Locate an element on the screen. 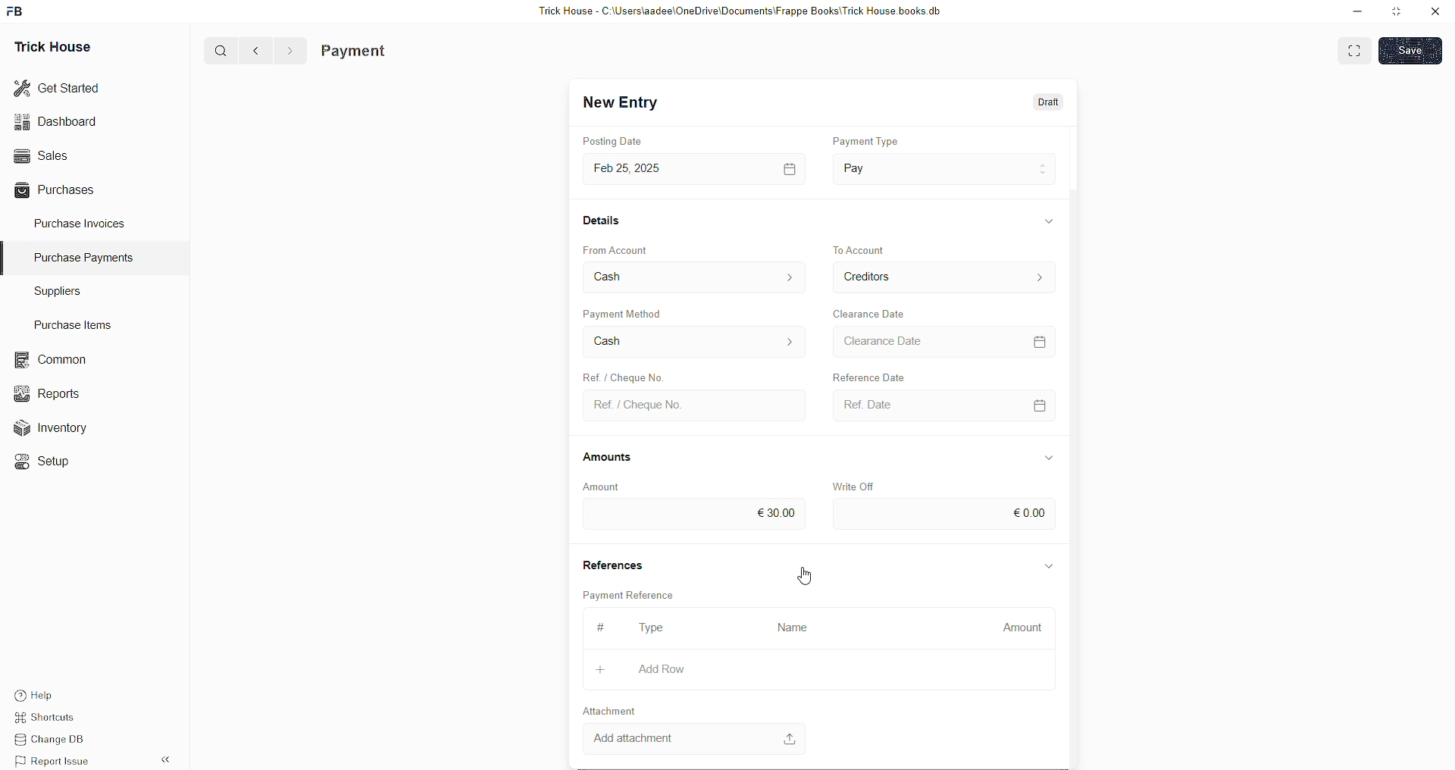 This screenshot has width=1455, height=770. Details is located at coordinates (598, 222).